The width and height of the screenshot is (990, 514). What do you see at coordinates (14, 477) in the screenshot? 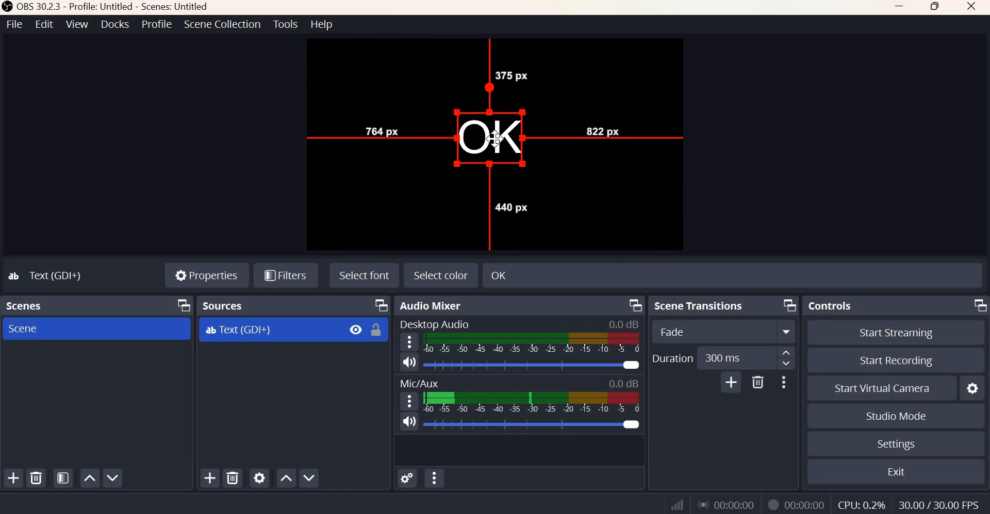
I see `Add scene` at bounding box center [14, 477].